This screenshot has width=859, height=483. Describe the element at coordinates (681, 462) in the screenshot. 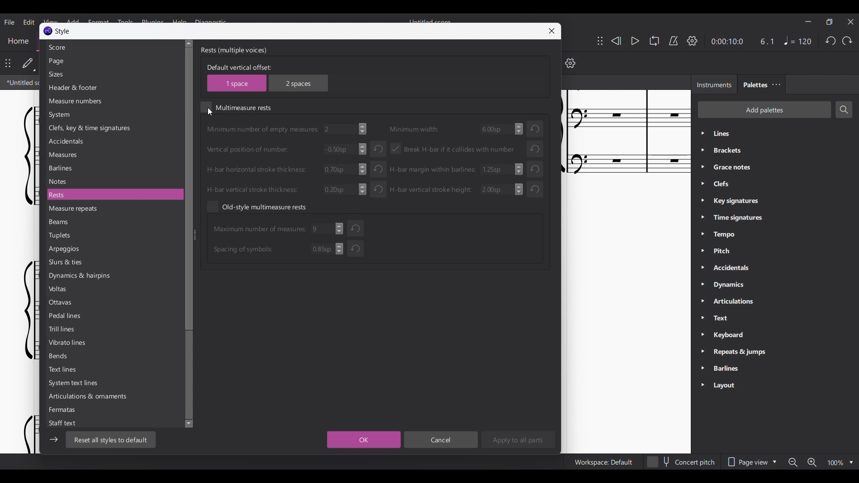

I see `Toggle for Concert pitch` at that location.